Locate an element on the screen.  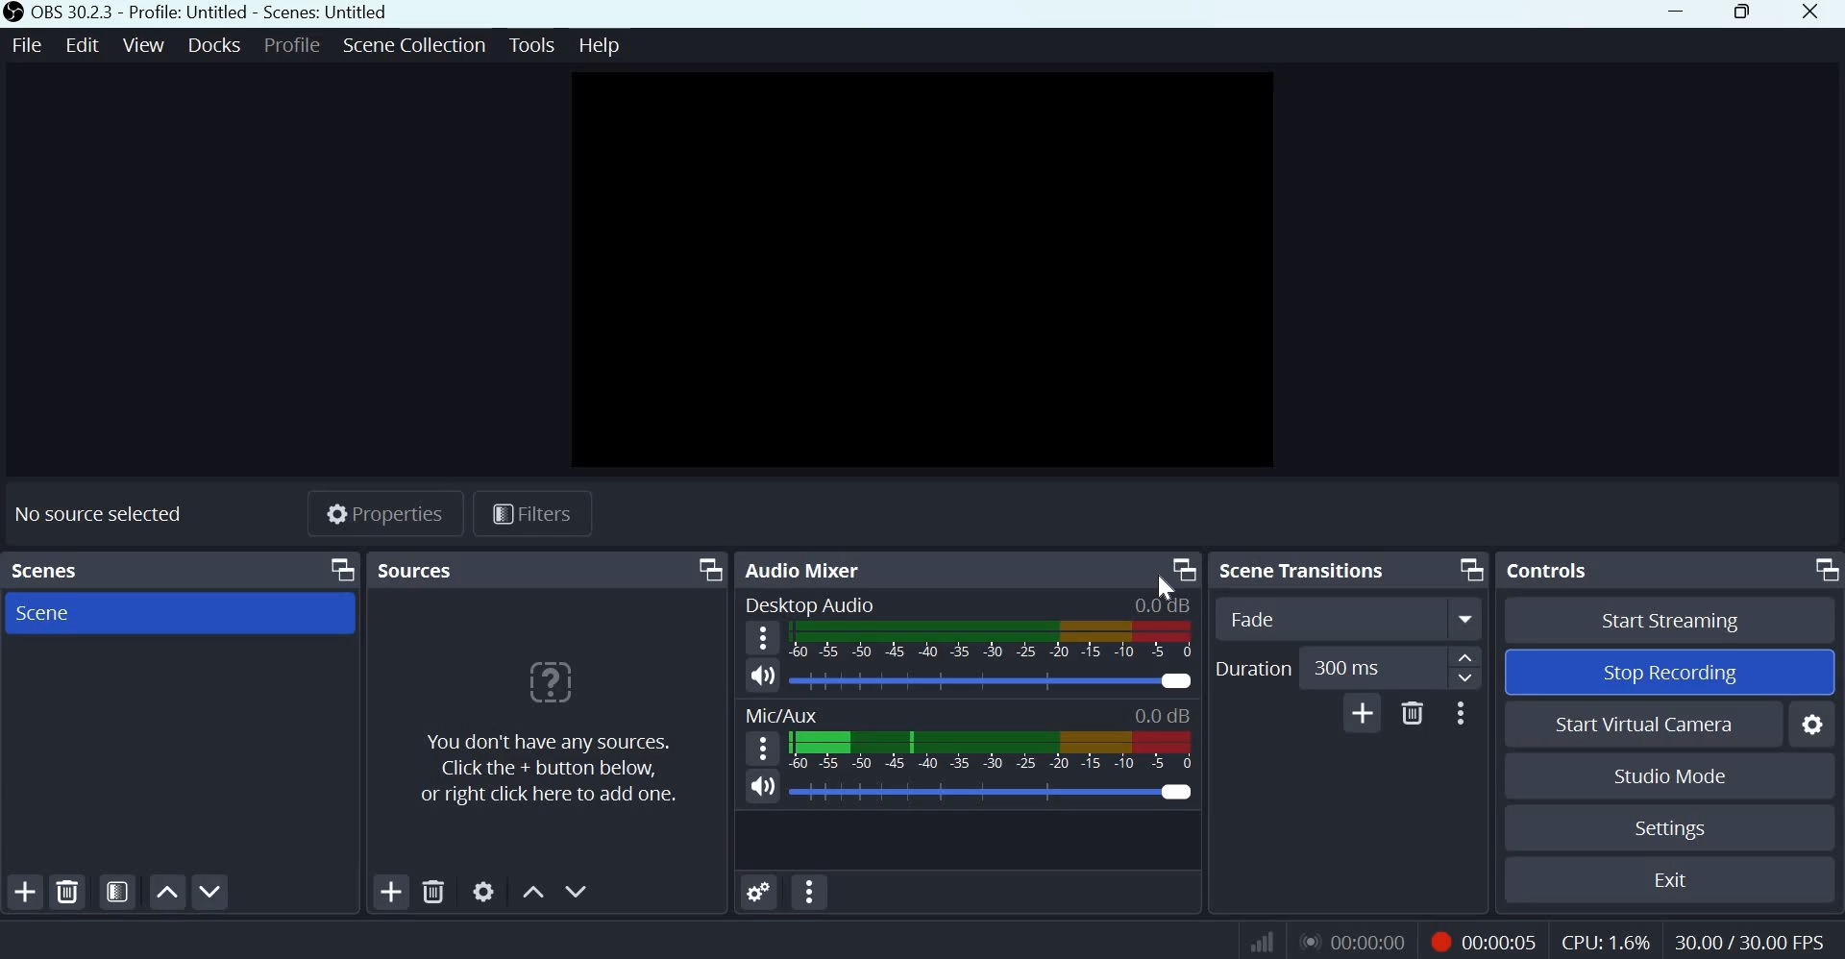
Audio level meter is located at coordinates (968, 682).